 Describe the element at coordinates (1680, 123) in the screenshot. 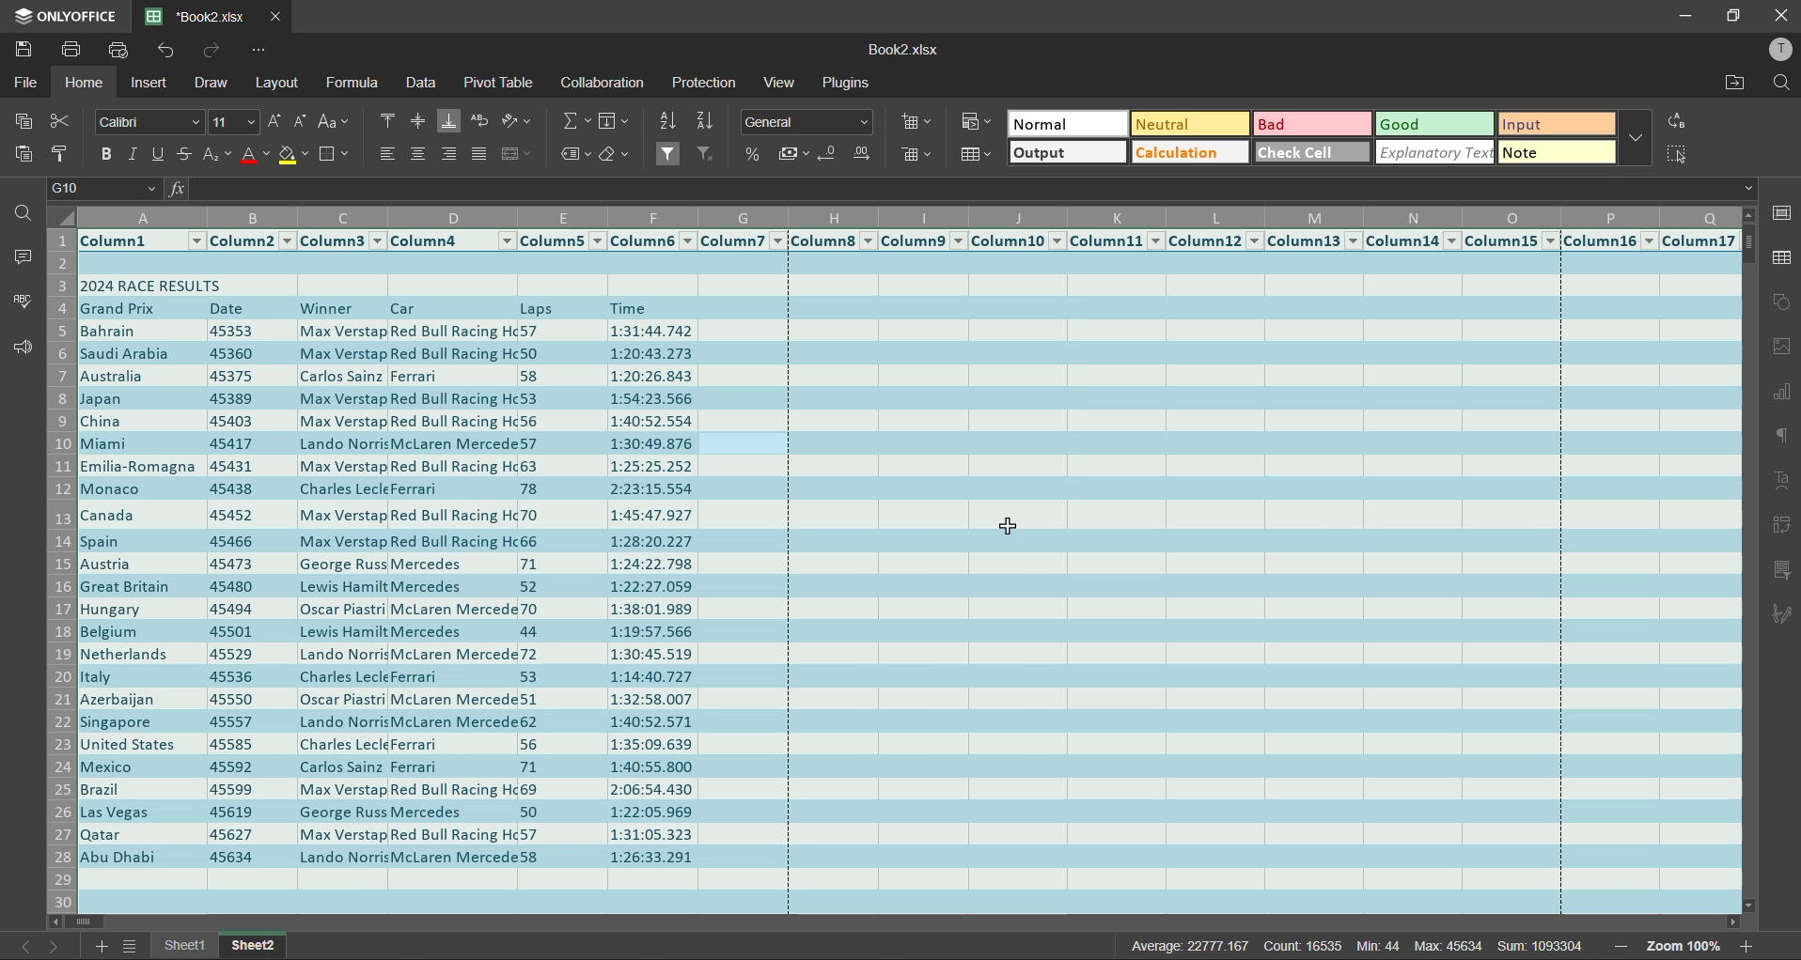

I see `replace` at that location.